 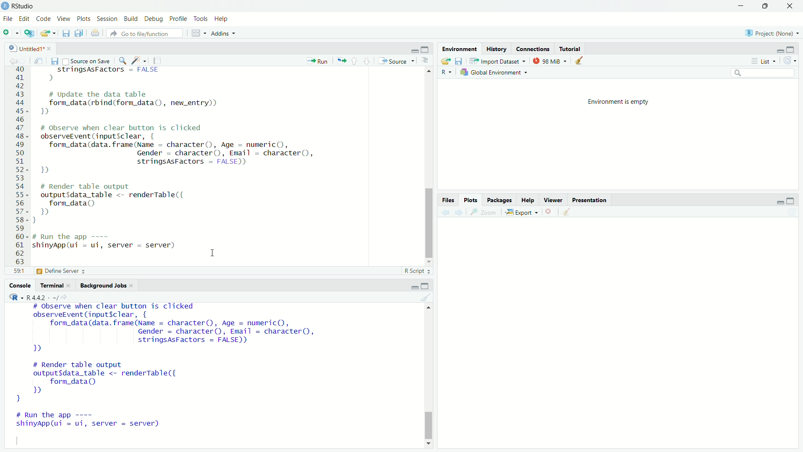 I want to click on close, so click(x=71, y=285).